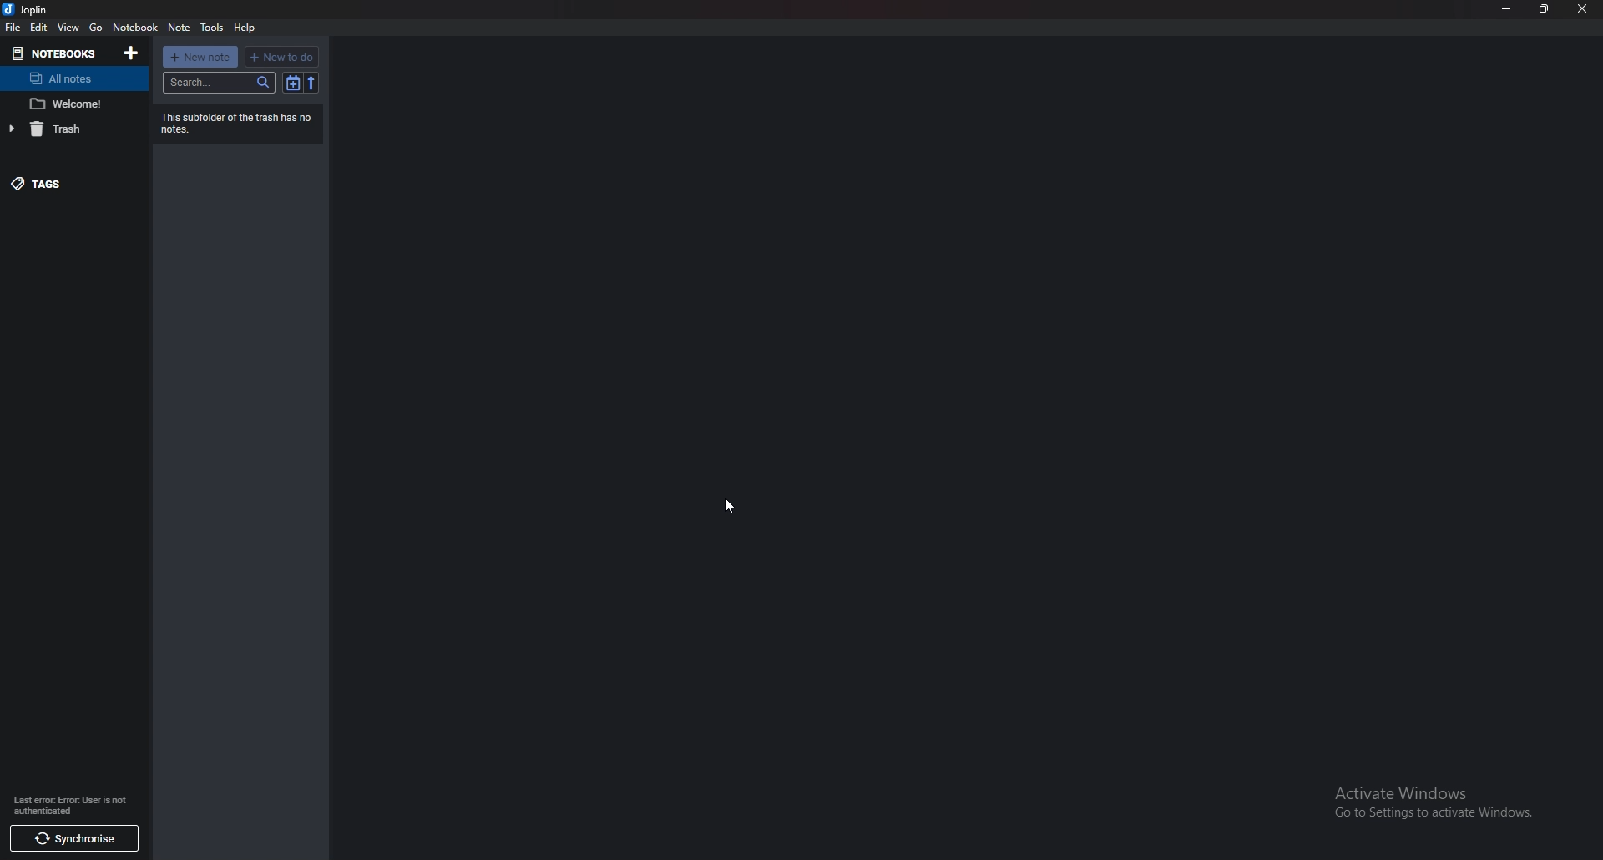 This screenshot has width=1603, height=860. I want to click on search, so click(220, 83).